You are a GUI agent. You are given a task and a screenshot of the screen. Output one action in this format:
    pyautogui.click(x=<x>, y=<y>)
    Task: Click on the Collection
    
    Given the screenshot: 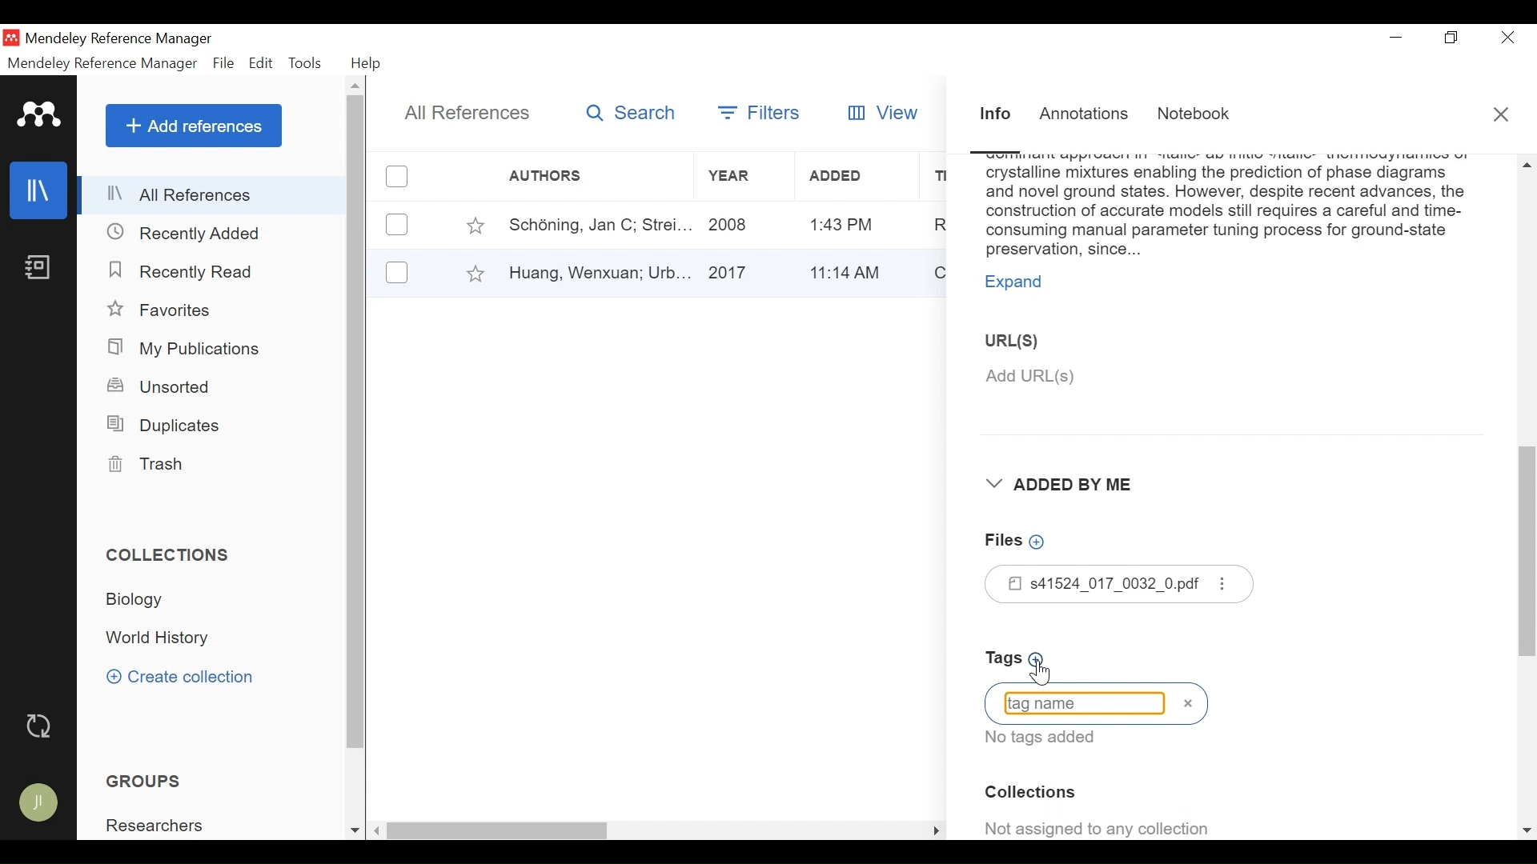 What is the action you would take?
    pyautogui.click(x=141, y=599)
    